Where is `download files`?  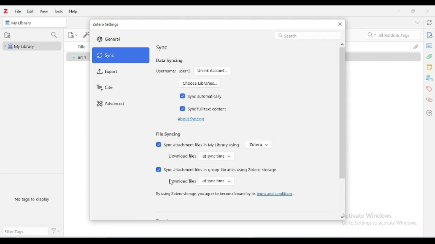
download files is located at coordinates (182, 181).